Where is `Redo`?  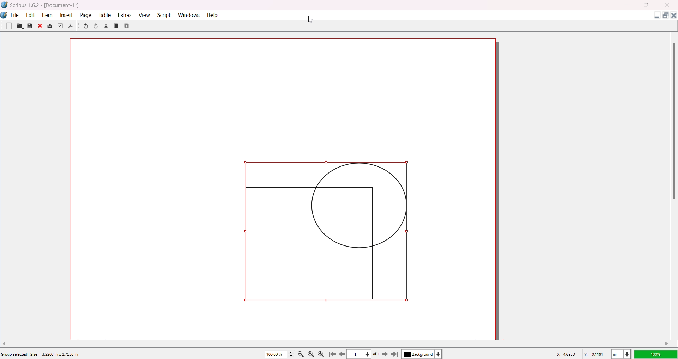
Redo is located at coordinates (97, 27).